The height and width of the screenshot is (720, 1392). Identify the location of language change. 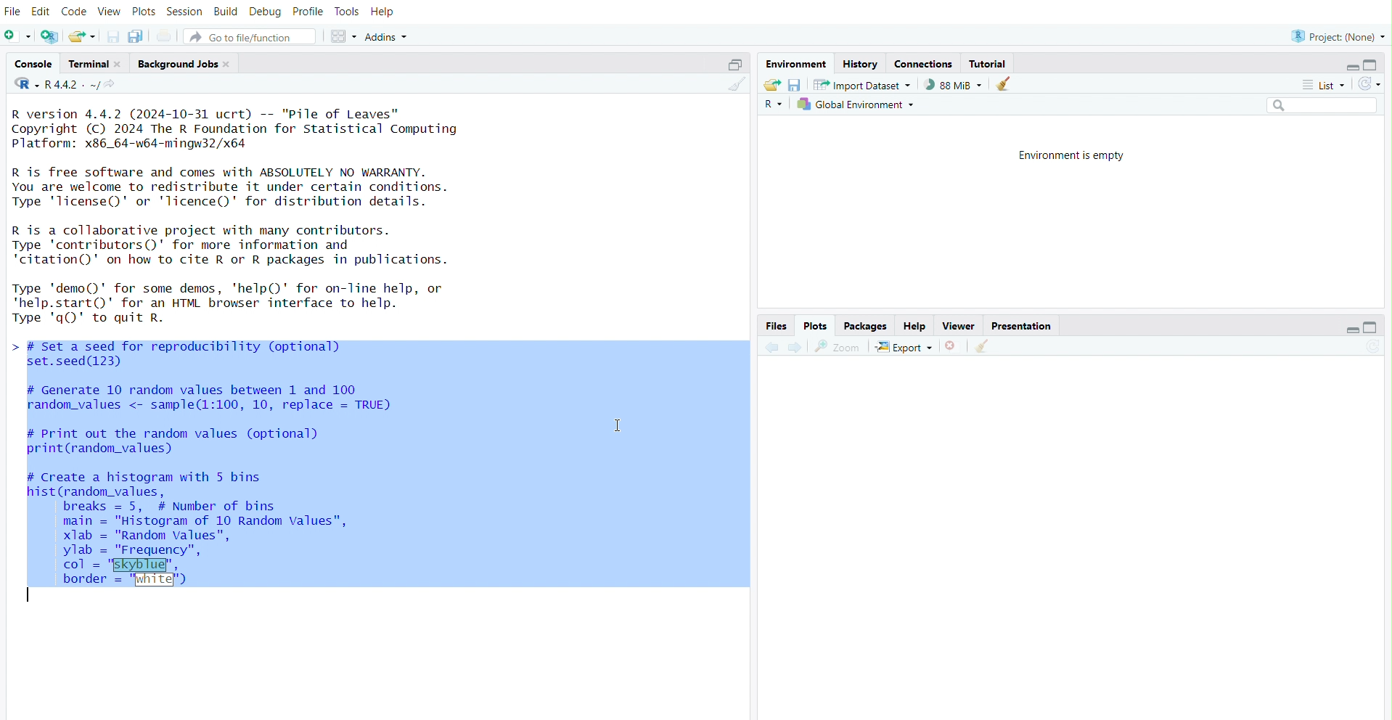
(21, 83).